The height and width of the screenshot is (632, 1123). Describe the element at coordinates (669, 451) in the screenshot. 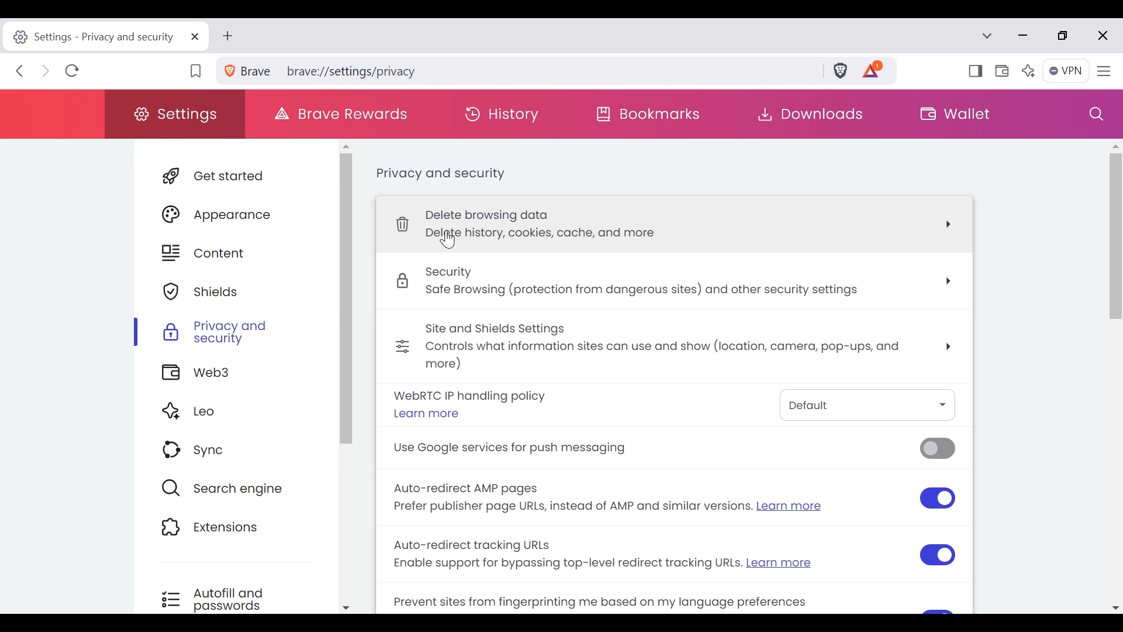

I see `Enable/Disable Use Google services for push messaging` at that location.